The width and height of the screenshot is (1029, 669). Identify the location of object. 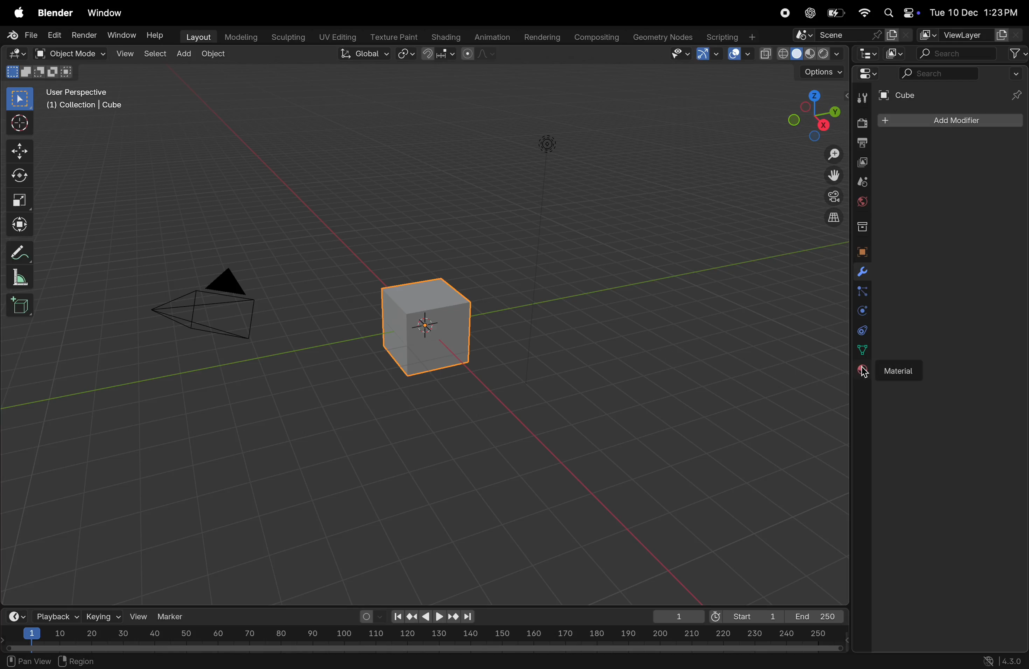
(214, 55).